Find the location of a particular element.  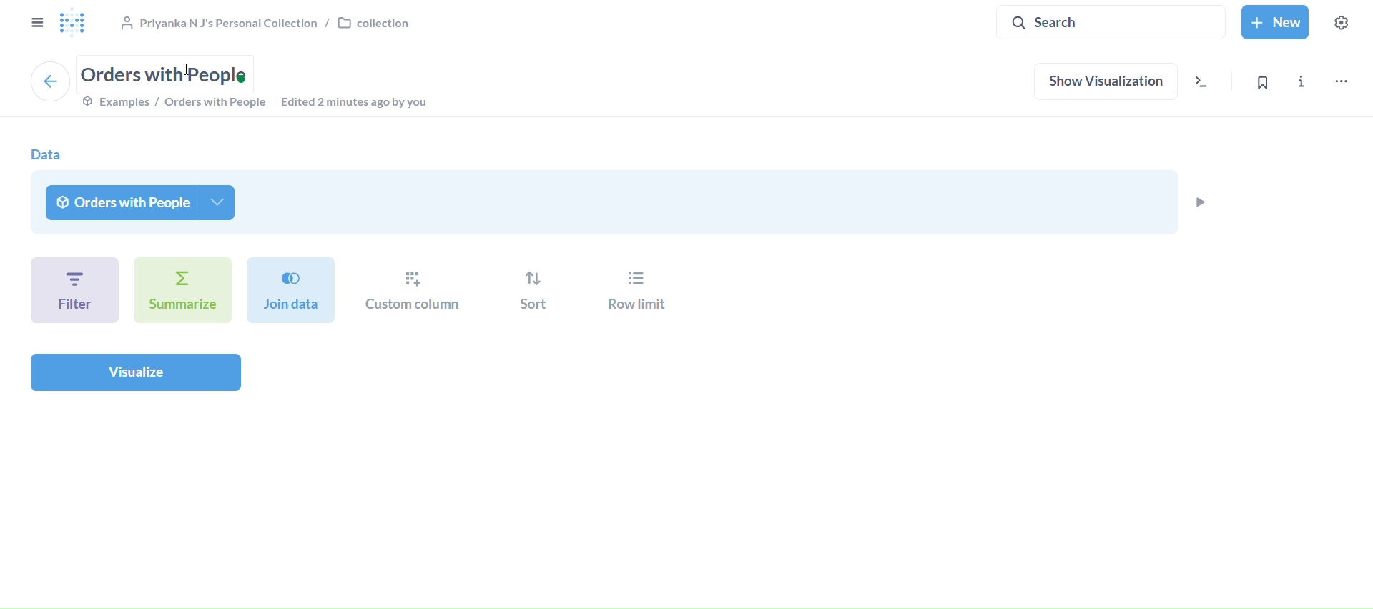

summarize is located at coordinates (182, 290).